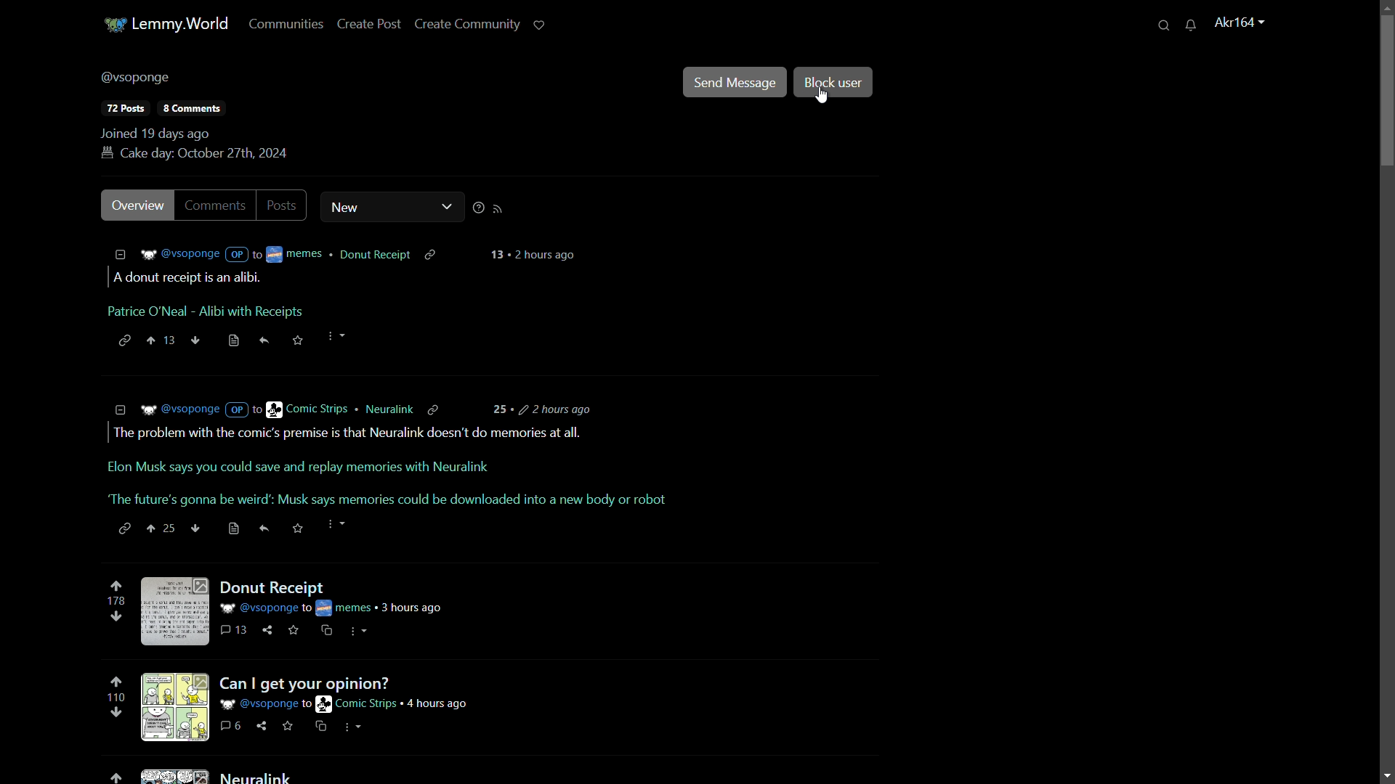  Describe the element at coordinates (117, 616) in the screenshot. I see `downvote` at that location.